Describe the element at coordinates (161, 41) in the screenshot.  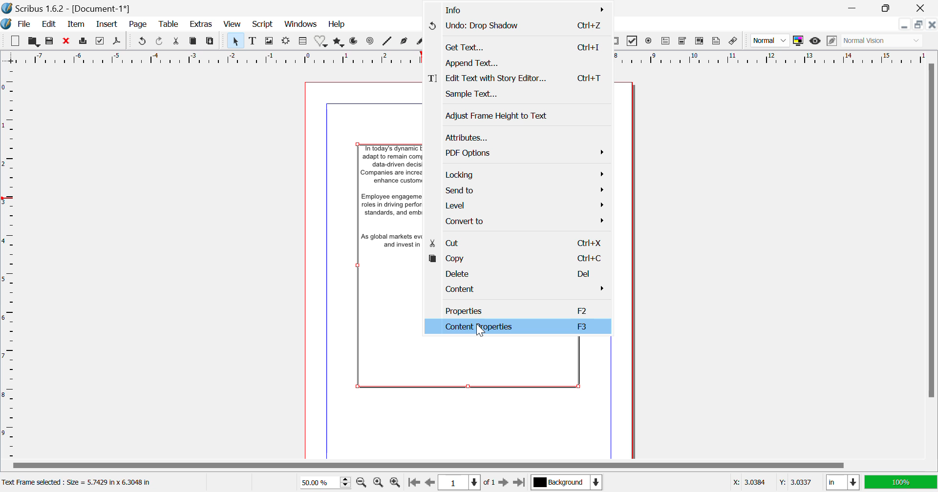
I see `Redo` at that location.